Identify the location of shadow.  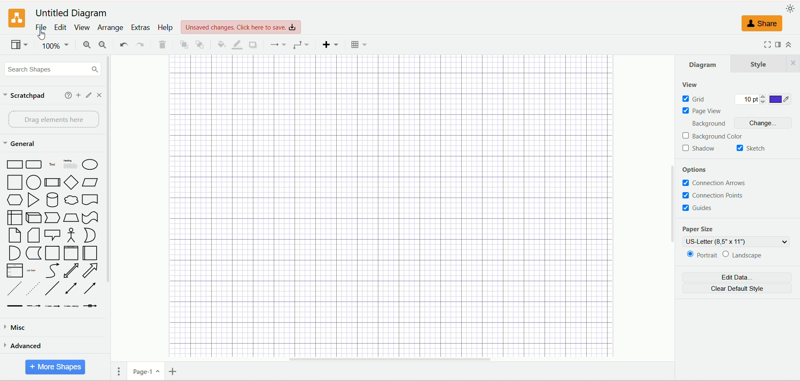
(699, 149).